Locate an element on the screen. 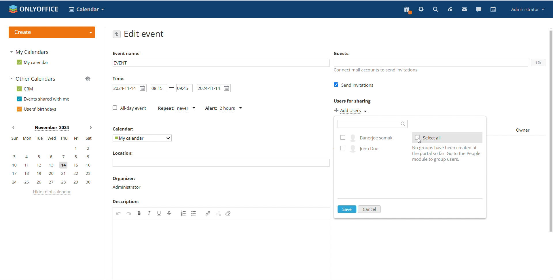 The image size is (553, 280). 17, 18, 19, 20, 21, 22, 23 is located at coordinates (52, 174).